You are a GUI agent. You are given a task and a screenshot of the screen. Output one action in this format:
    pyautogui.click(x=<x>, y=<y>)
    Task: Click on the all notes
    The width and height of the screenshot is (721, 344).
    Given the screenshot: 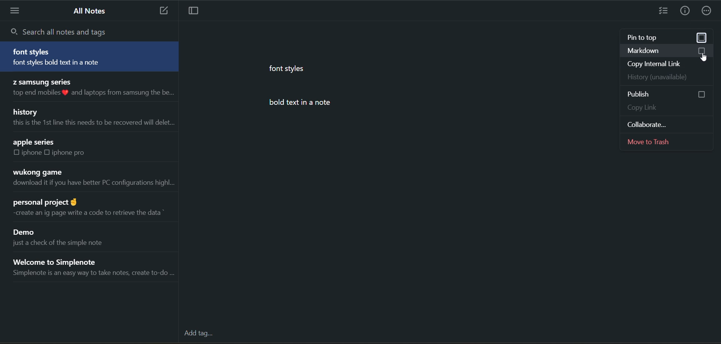 What is the action you would take?
    pyautogui.click(x=91, y=11)
    